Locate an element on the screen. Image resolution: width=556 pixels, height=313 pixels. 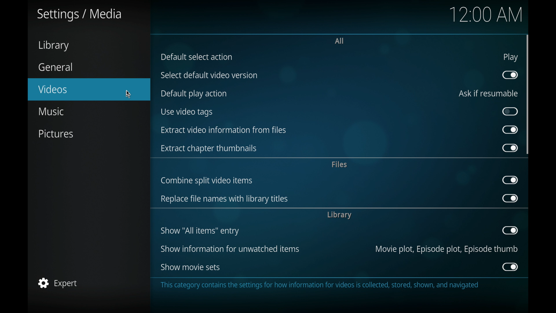
files is located at coordinates (340, 164).